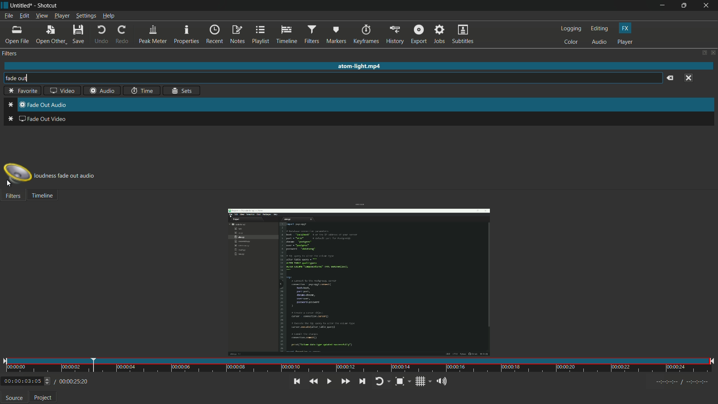  I want to click on fade out video, so click(36, 120).